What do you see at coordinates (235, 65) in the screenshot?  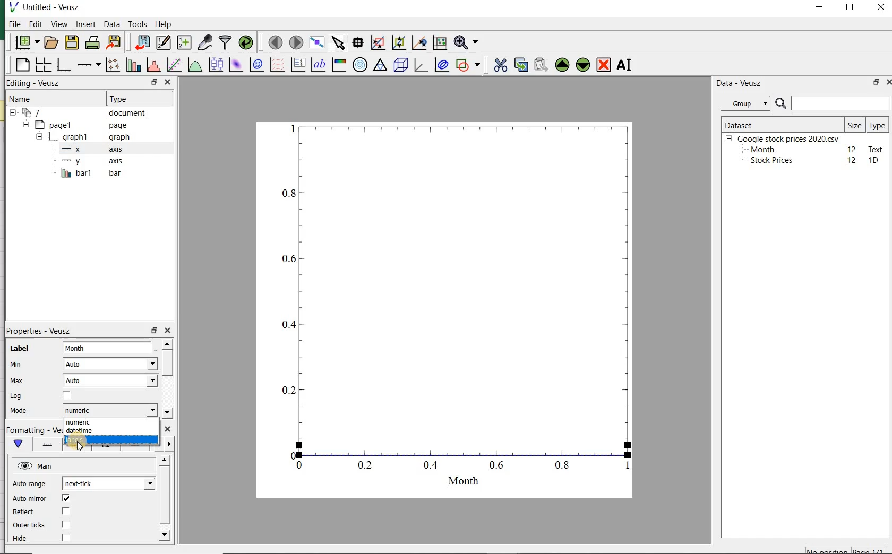 I see `plot a 2d dataset as an image` at bounding box center [235, 65].